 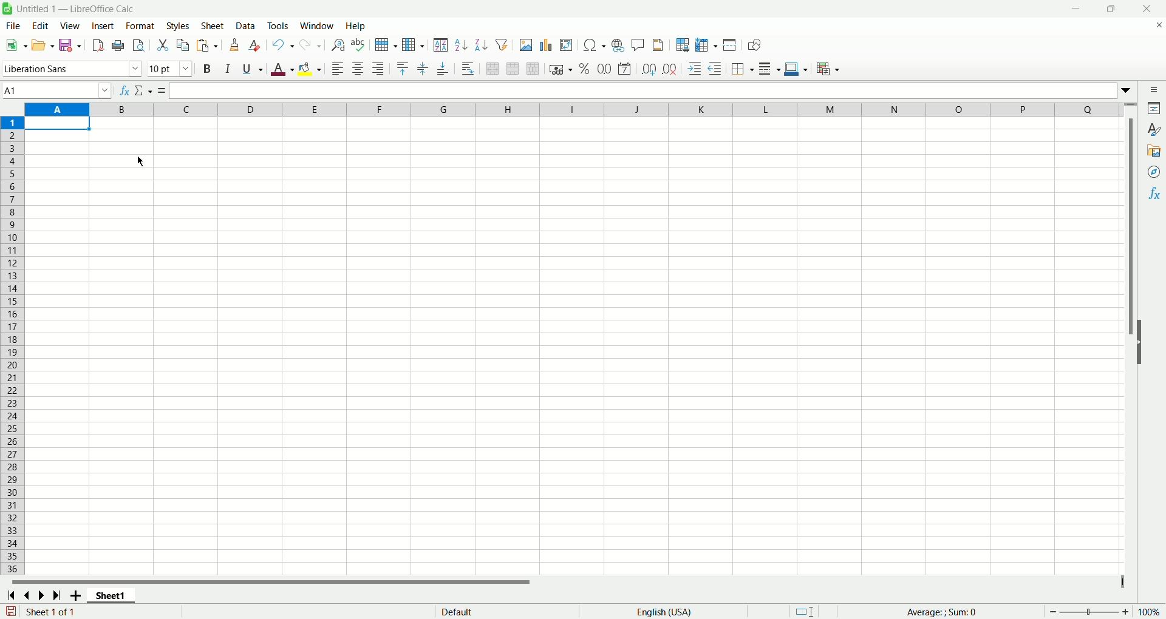 What do you see at coordinates (225, 69) in the screenshot?
I see `italics` at bounding box center [225, 69].